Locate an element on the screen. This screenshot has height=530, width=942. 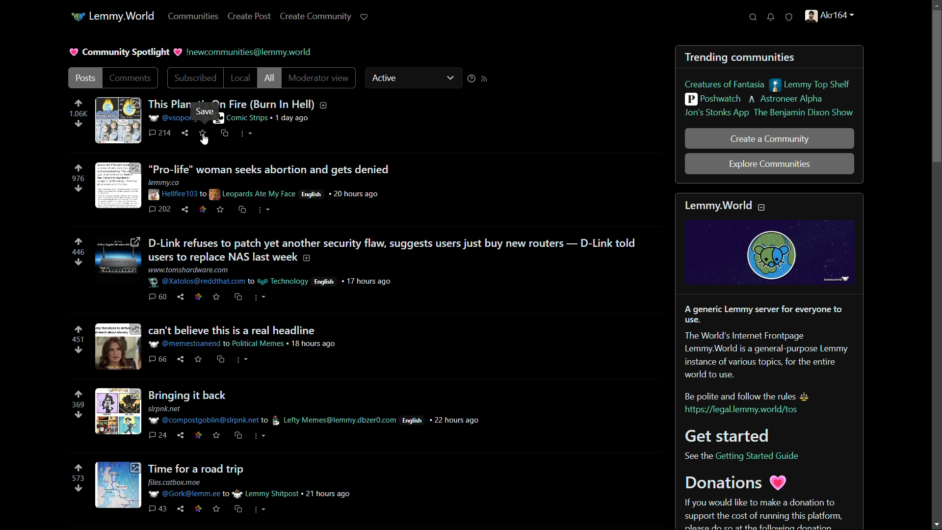
number of votes is located at coordinates (78, 405).